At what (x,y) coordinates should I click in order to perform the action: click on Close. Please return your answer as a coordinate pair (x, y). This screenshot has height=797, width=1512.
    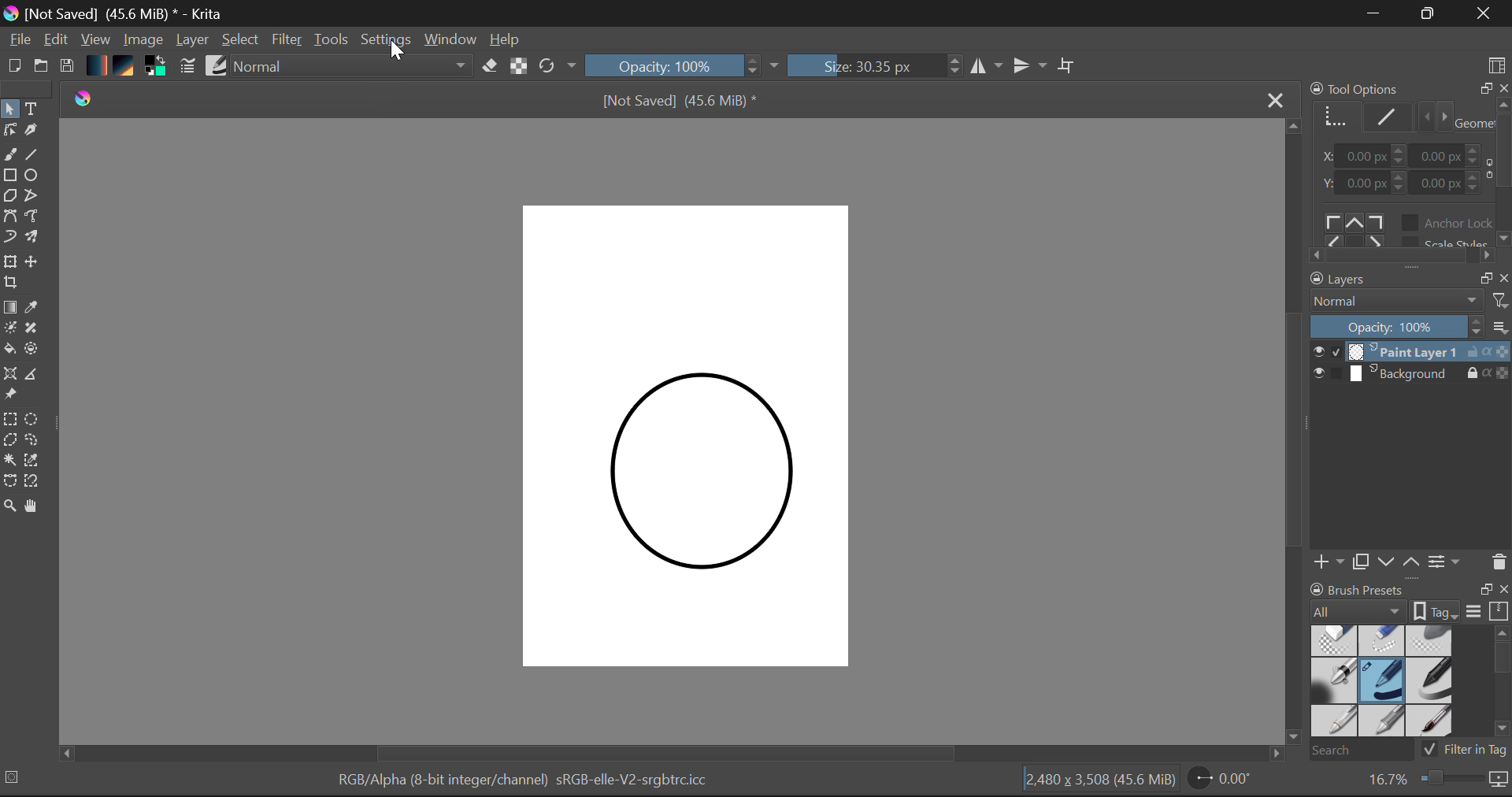
    Looking at the image, I should click on (1487, 13).